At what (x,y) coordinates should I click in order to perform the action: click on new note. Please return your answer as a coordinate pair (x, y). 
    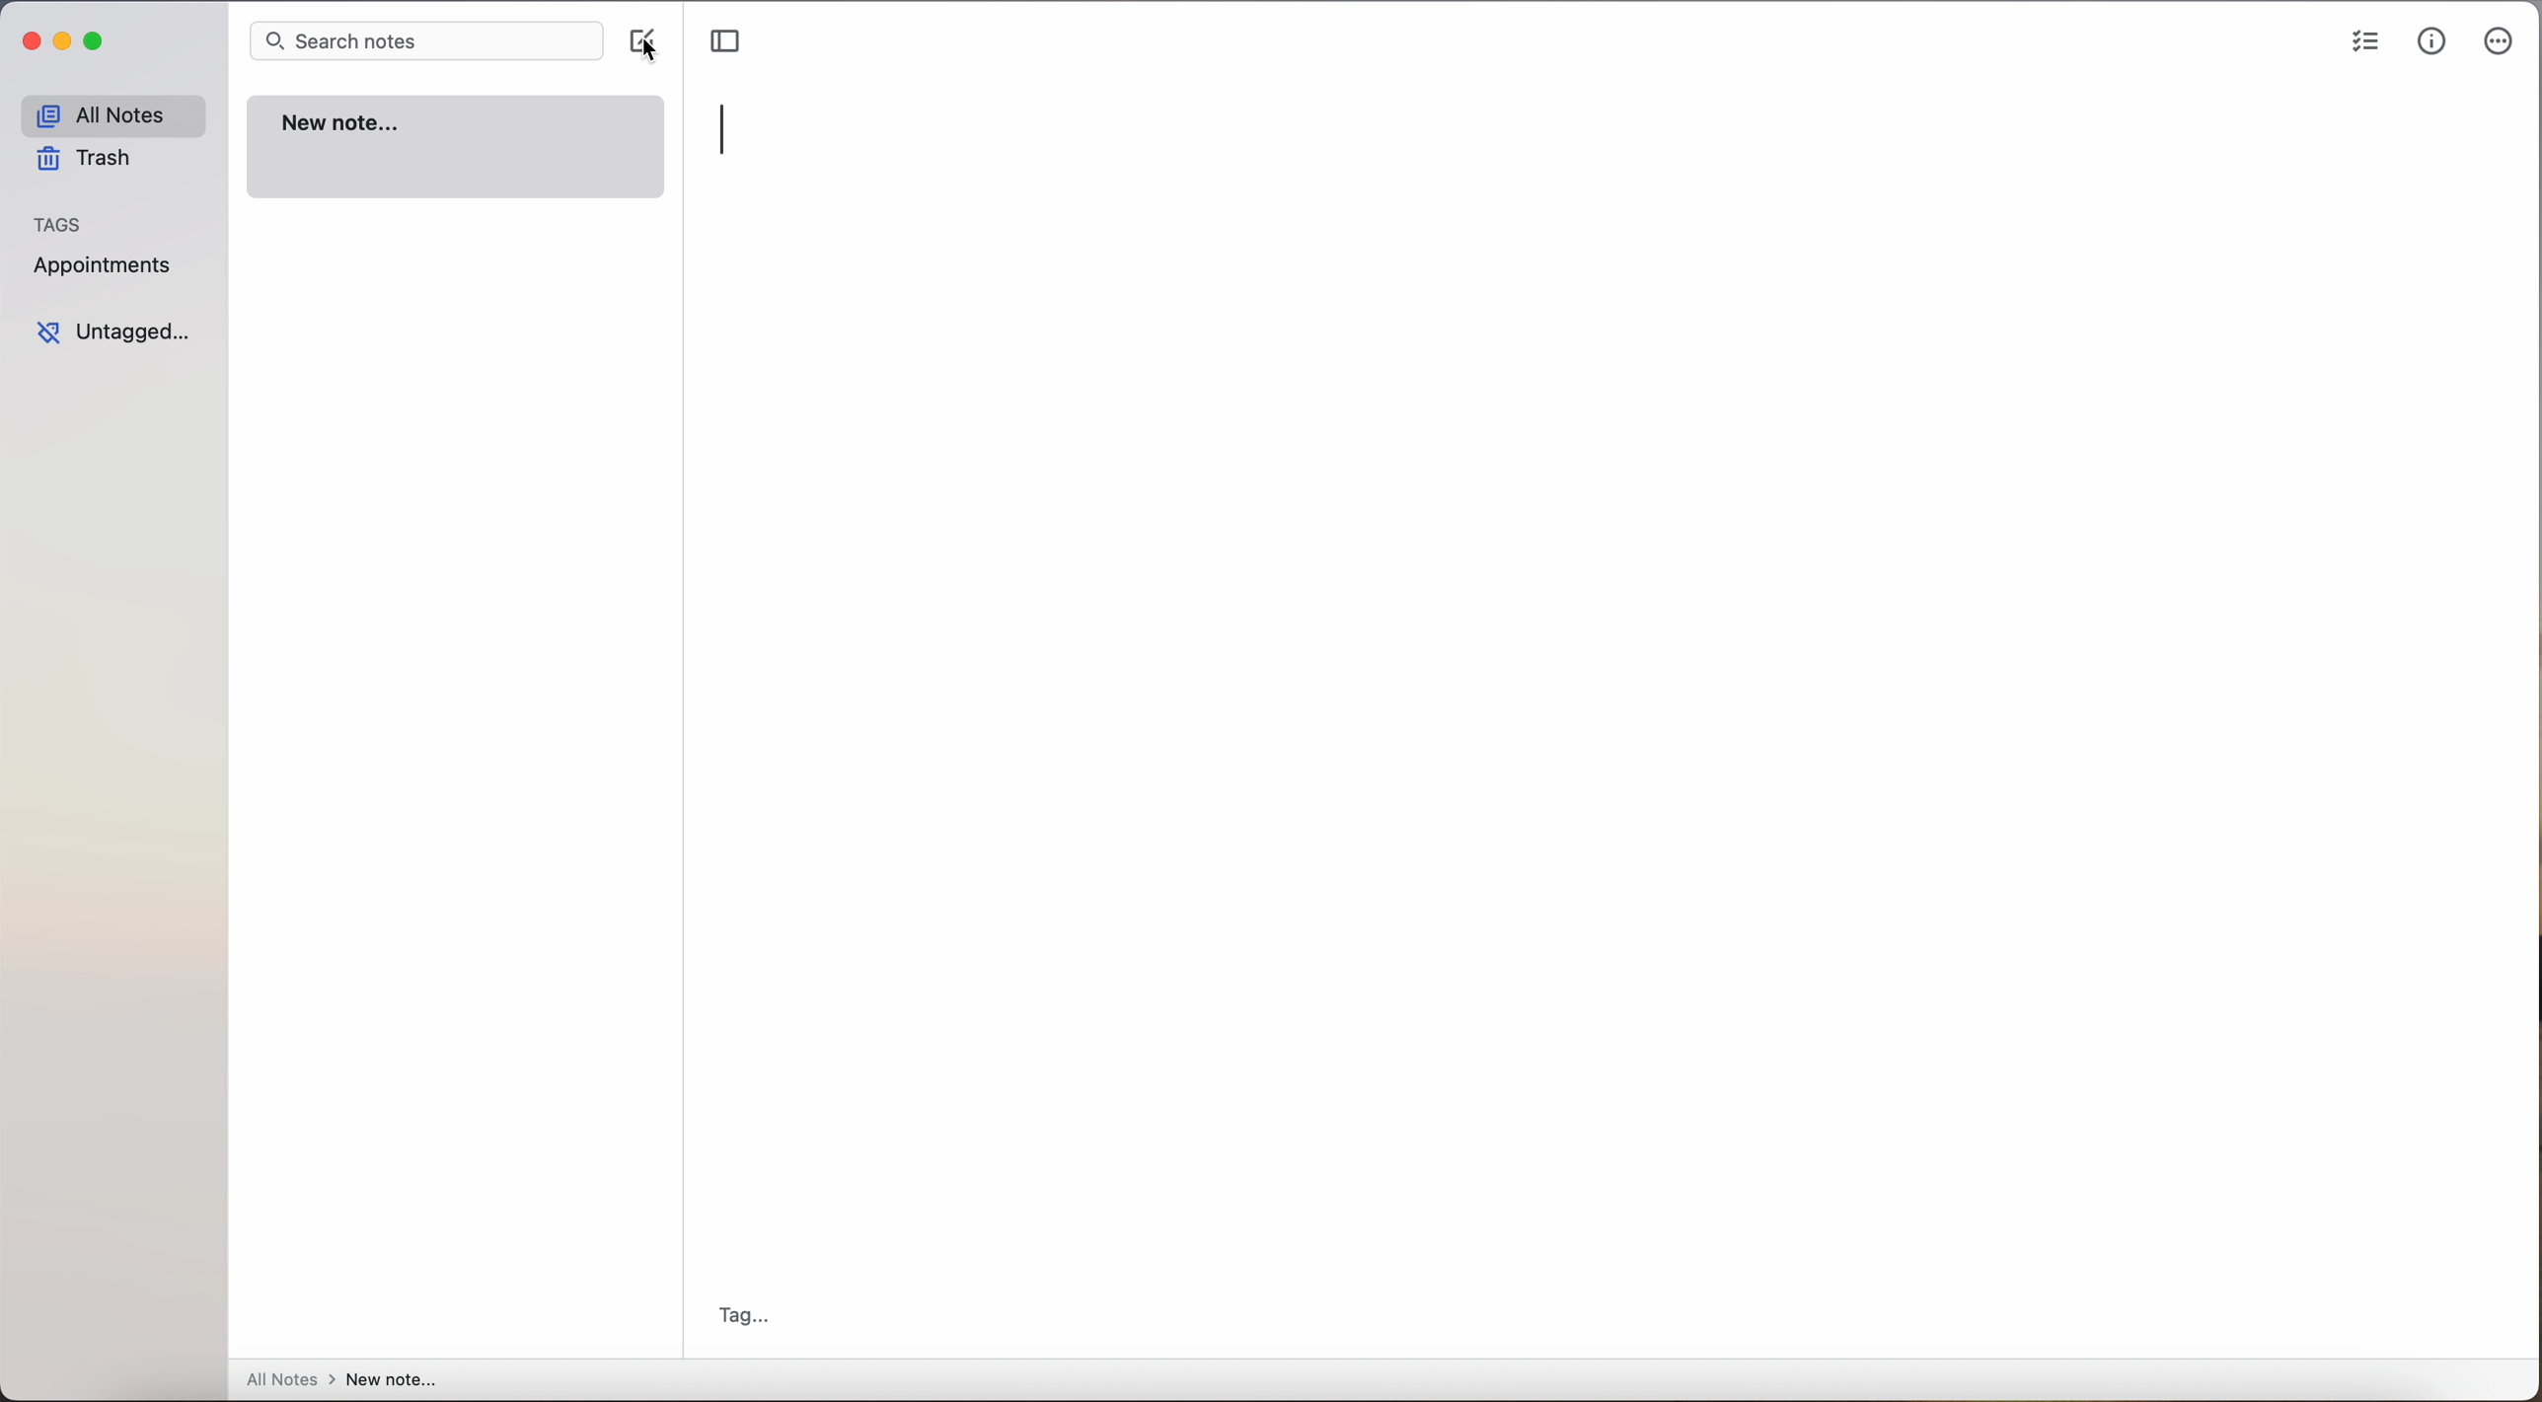
    Looking at the image, I should click on (453, 147).